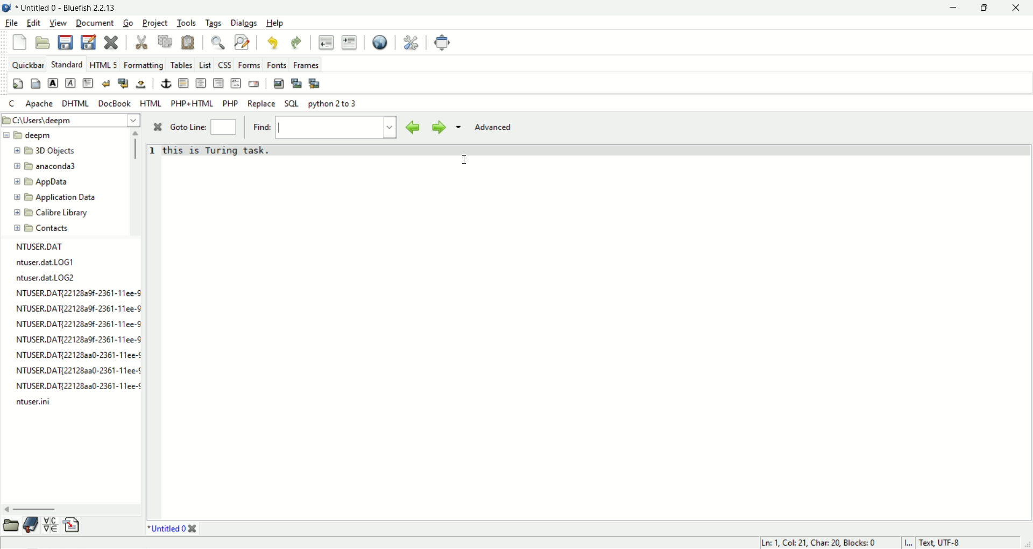 The image size is (1033, 549). I want to click on Calibre Library, so click(56, 212).